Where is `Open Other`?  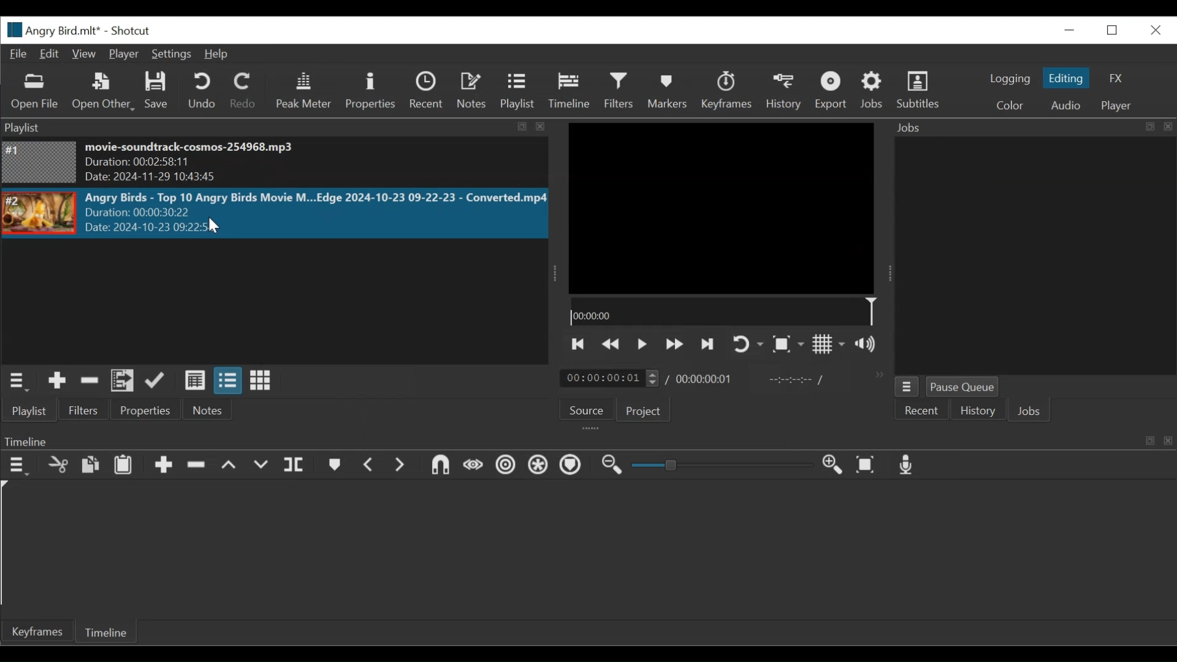
Open Other is located at coordinates (104, 92).